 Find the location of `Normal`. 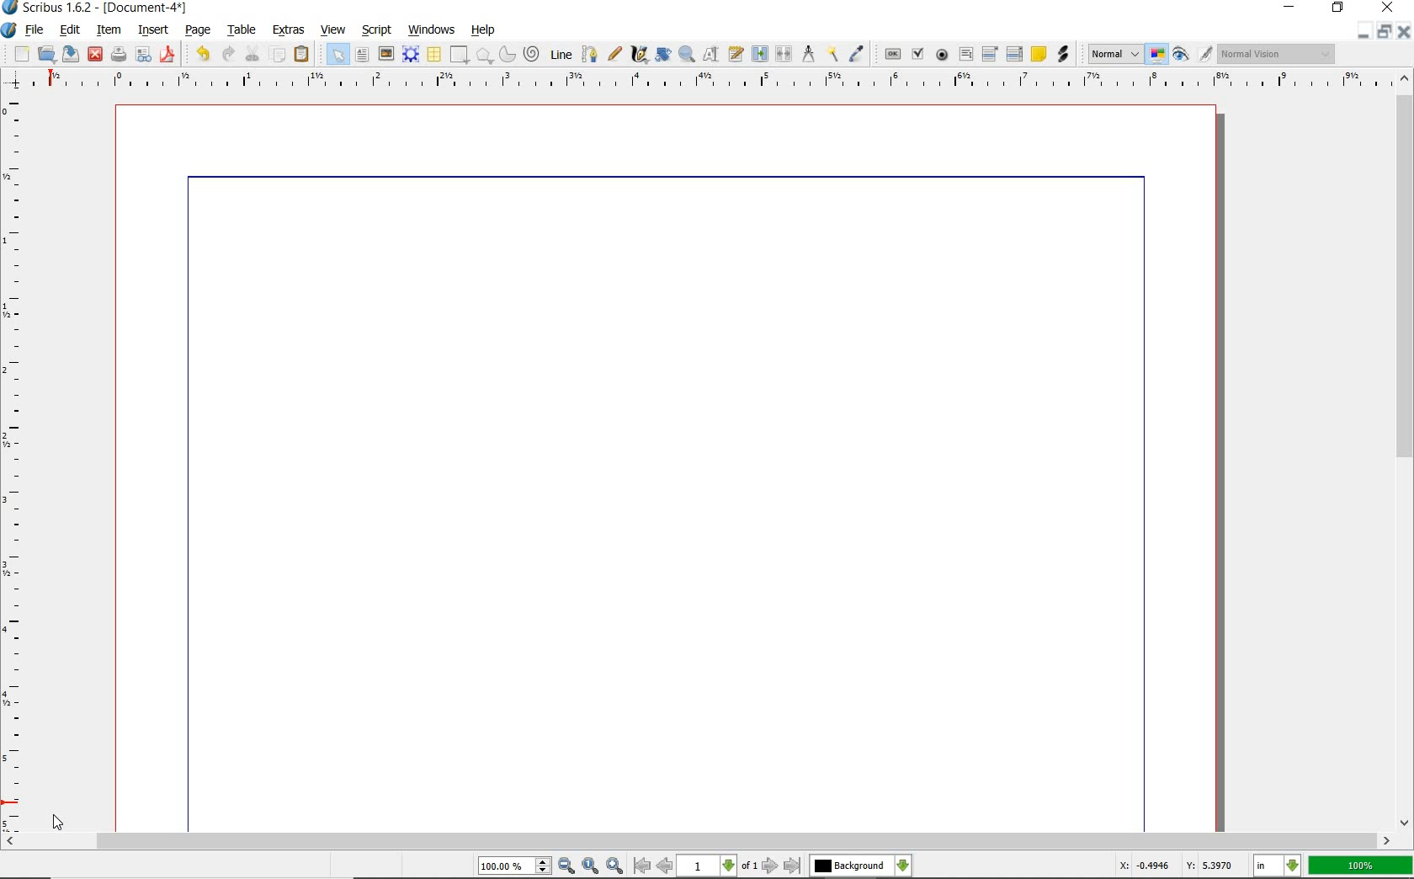

Normal is located at coordinates (1114, 54).